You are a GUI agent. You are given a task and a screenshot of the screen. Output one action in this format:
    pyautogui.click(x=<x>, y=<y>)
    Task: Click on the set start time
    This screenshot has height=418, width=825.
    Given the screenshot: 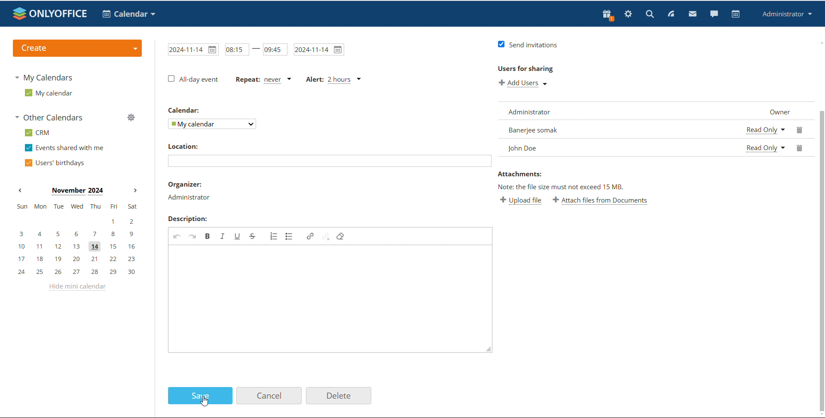 What is the action you would take?
    pyautogui.click(x=237, y=50)
    